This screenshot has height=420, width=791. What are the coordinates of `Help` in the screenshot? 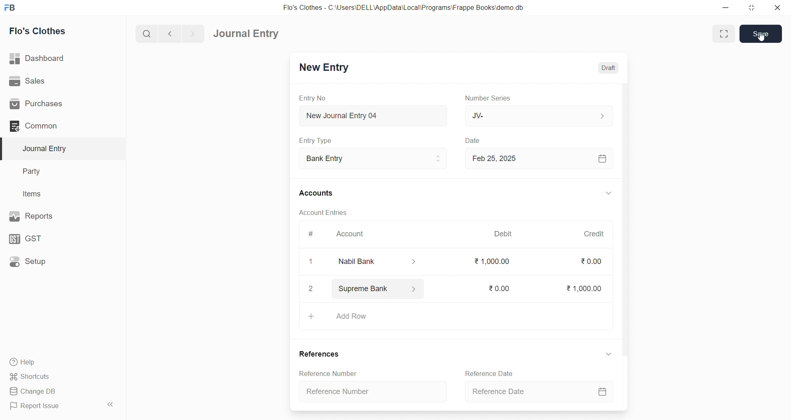 It's located at (60, 362).